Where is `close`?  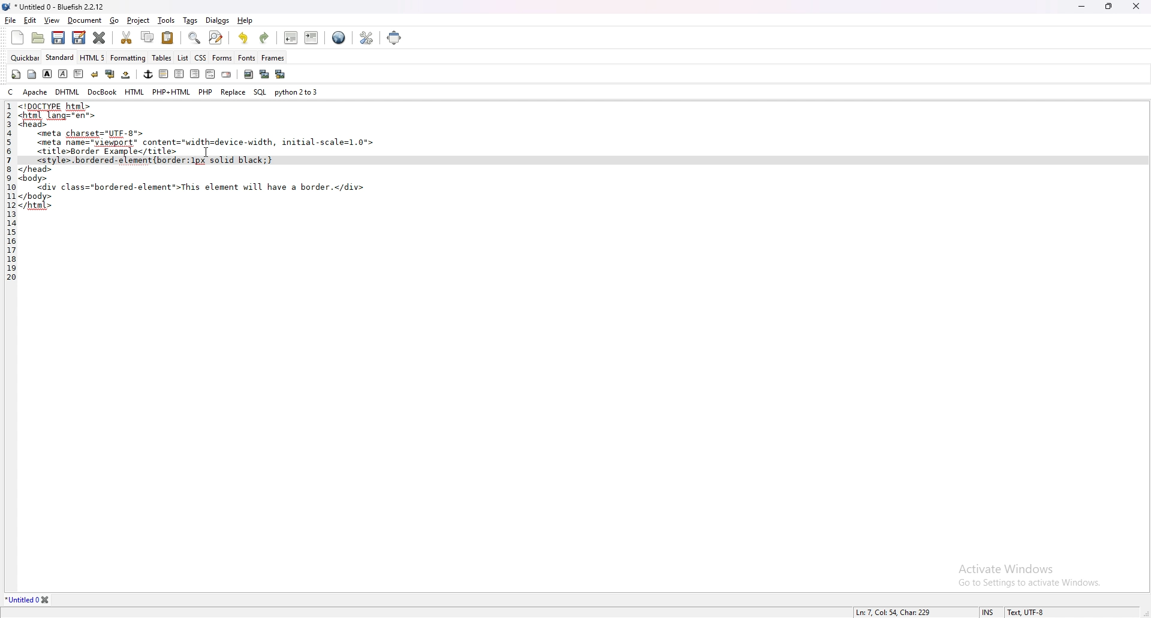 close is located at coordinates (1136, 5).